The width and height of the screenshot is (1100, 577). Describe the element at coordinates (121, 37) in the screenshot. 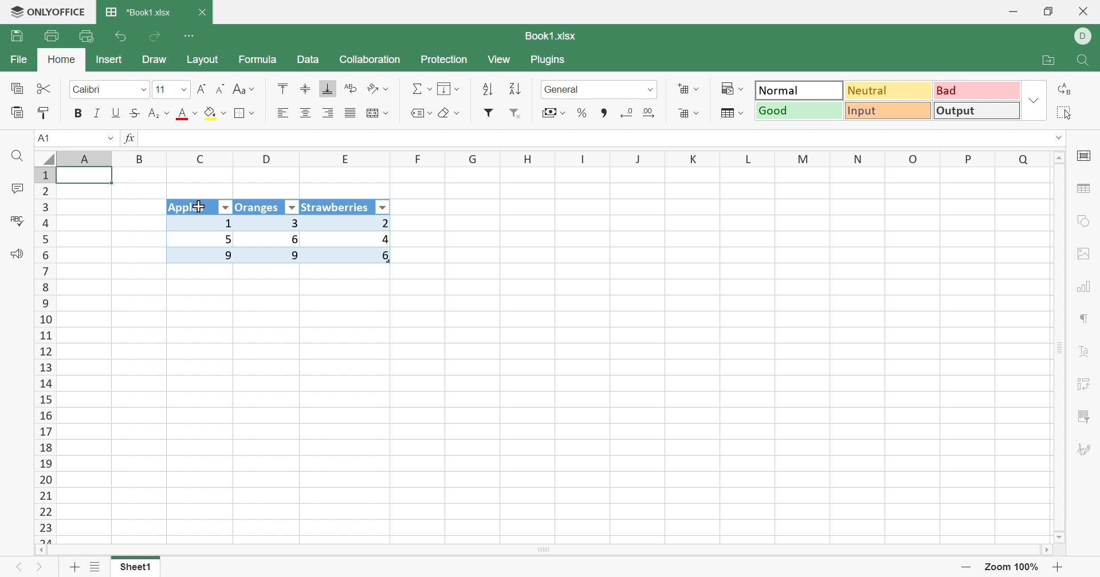

I see `Undo` at that location.